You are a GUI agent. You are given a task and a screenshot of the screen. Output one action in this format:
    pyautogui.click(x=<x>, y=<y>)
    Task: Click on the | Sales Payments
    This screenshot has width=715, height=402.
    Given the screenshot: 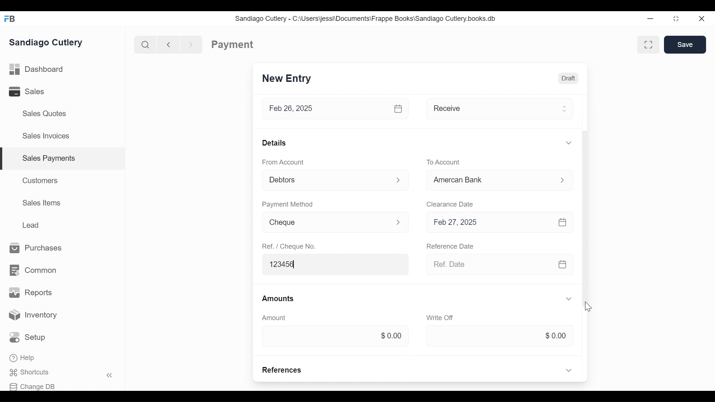 What is the action you would take?
    pyautogui.click(x=63, y=159)
    